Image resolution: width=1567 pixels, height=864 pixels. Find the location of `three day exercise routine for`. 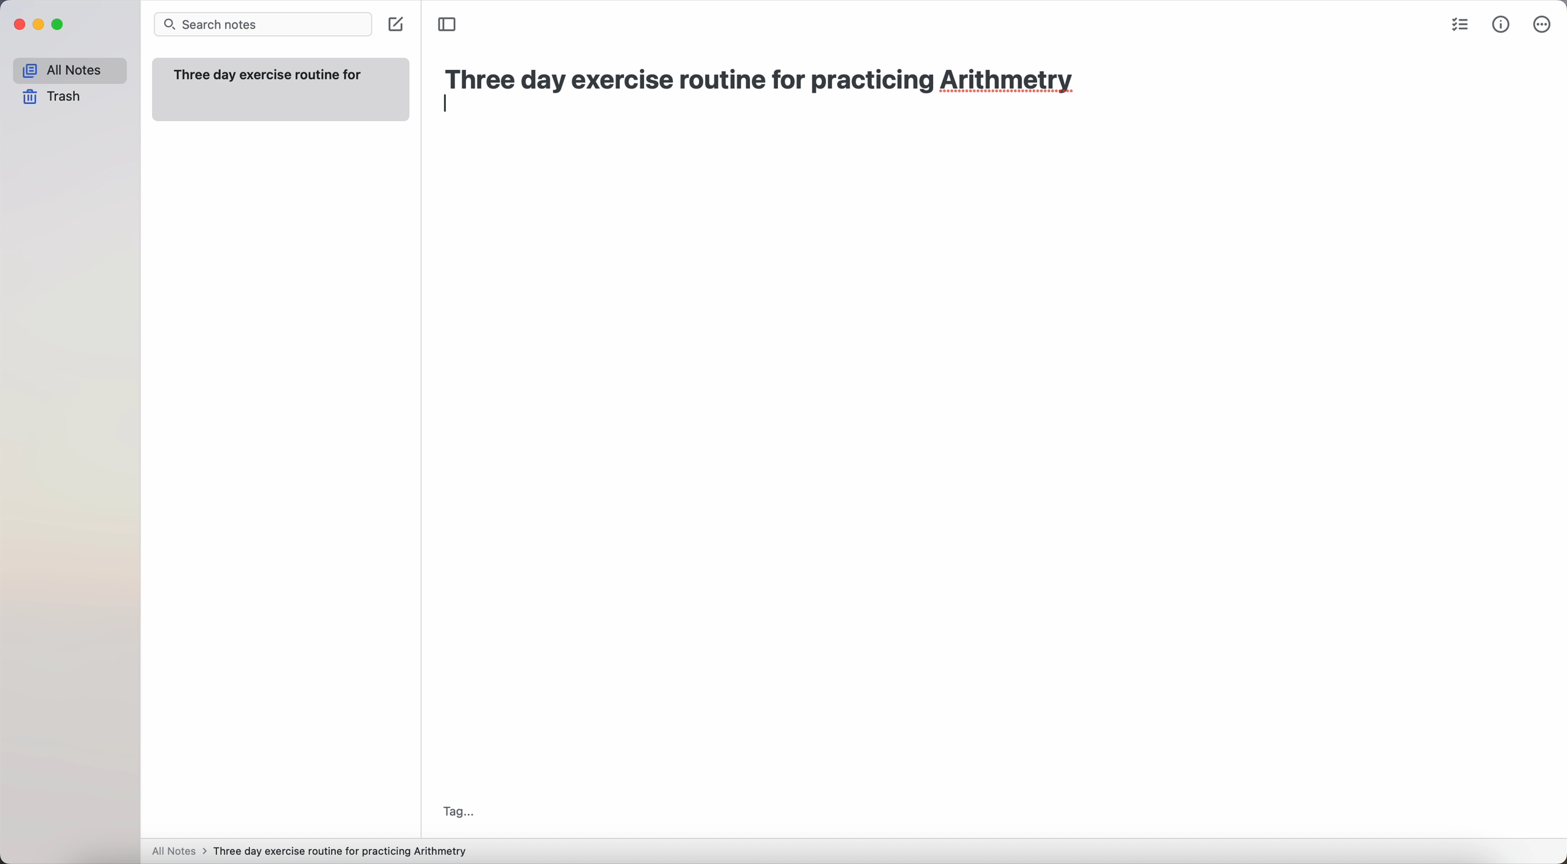

three day exercise routine for is located at coordinates (271, 75).